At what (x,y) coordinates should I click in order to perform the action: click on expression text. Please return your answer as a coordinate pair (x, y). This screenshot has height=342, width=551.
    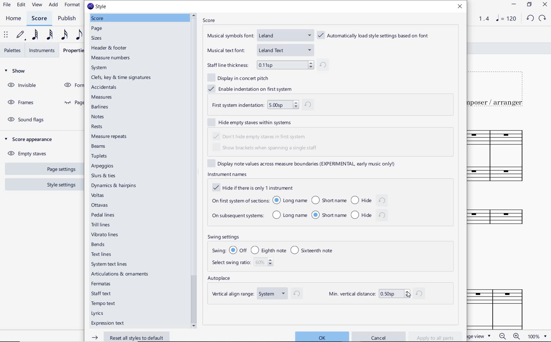
    Looking at the image, I should click on (107, 324).